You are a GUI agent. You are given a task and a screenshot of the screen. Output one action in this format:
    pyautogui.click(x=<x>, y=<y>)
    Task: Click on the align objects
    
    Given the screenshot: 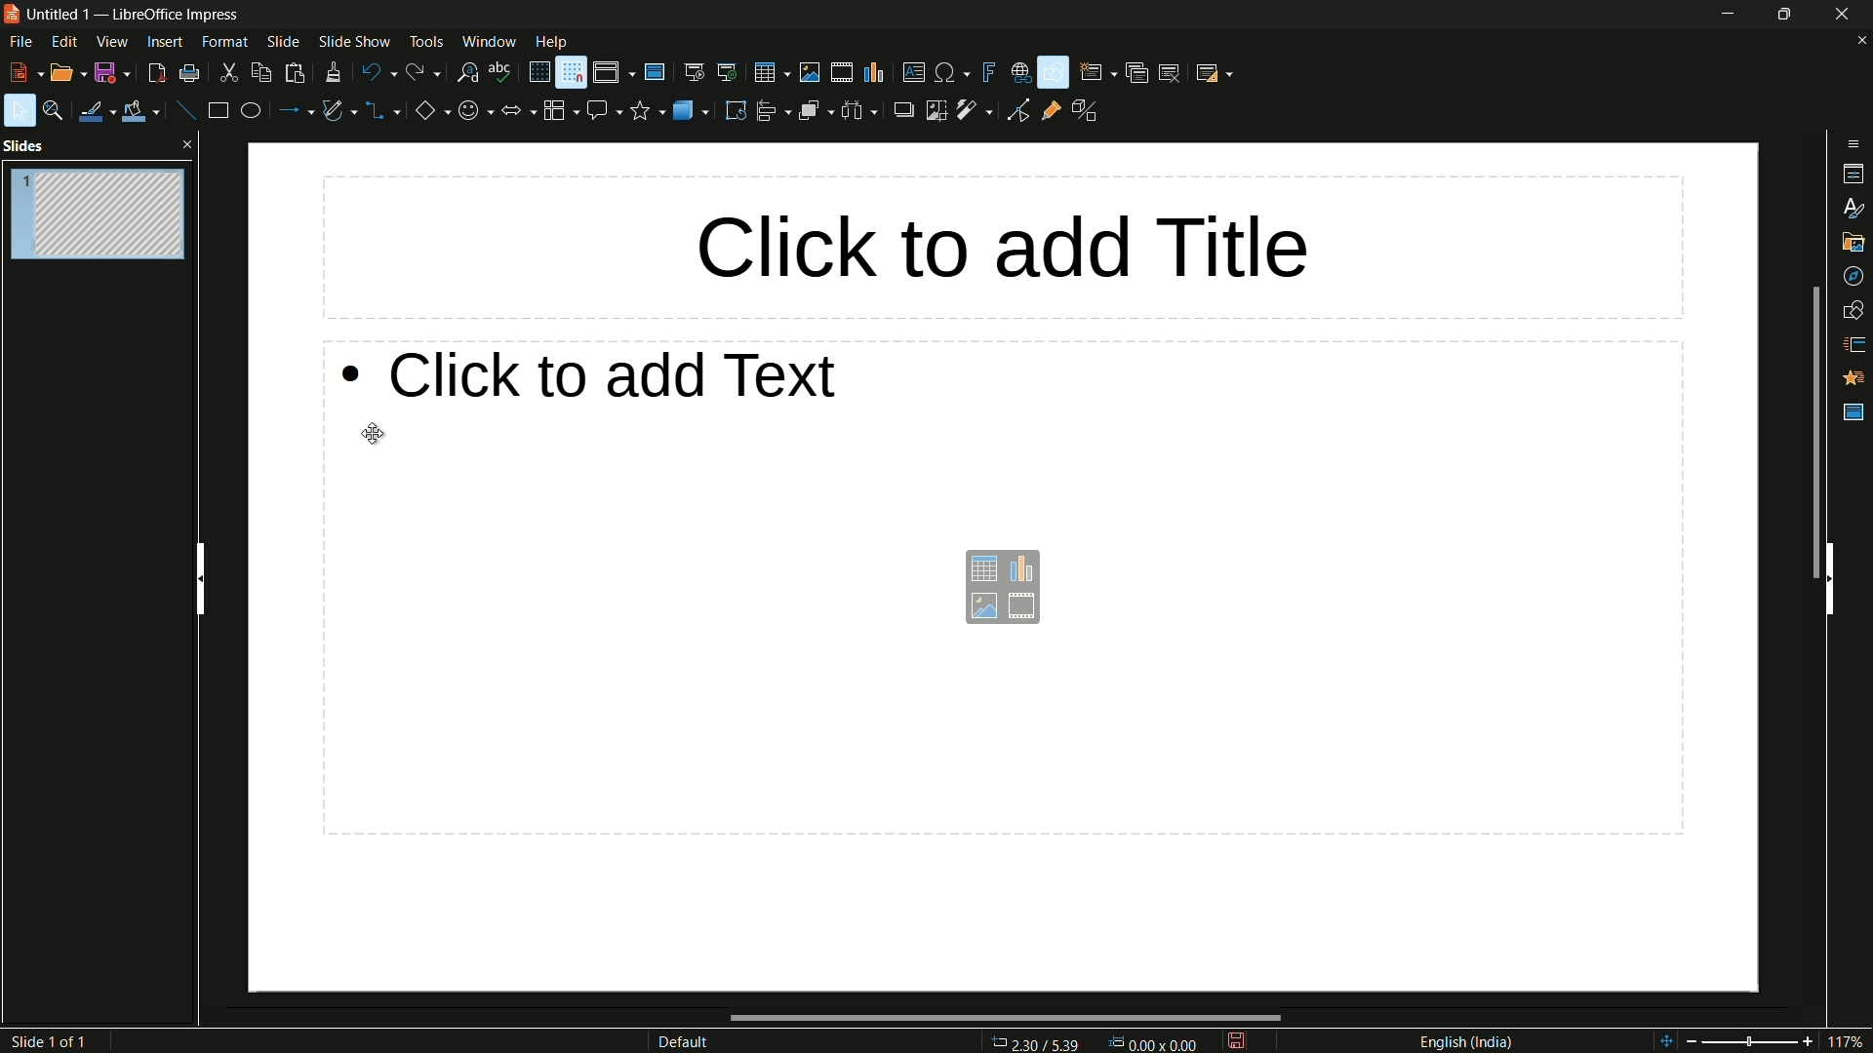 What is the action you would take?
    pyautogui.click(x=774, y=111)
    